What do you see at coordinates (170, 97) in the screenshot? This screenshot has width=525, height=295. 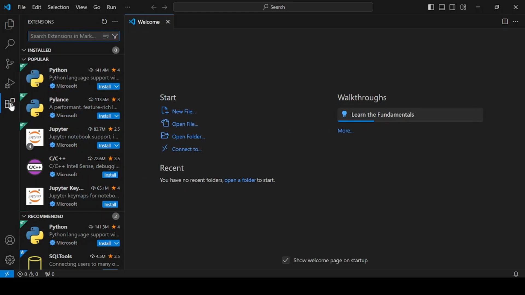 I see `start` at bounding box center [170, 97].